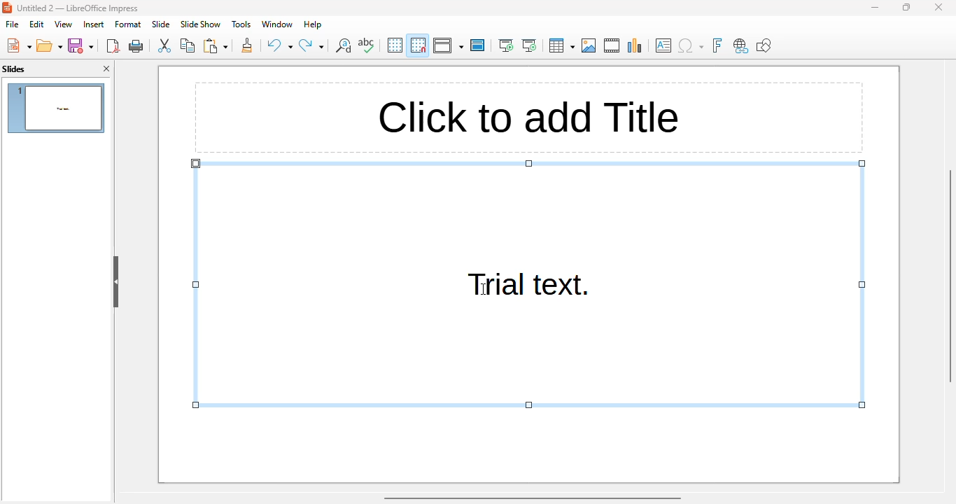 This screenshot has height=504, width=956. I want to click on tools, so click(241, 24).